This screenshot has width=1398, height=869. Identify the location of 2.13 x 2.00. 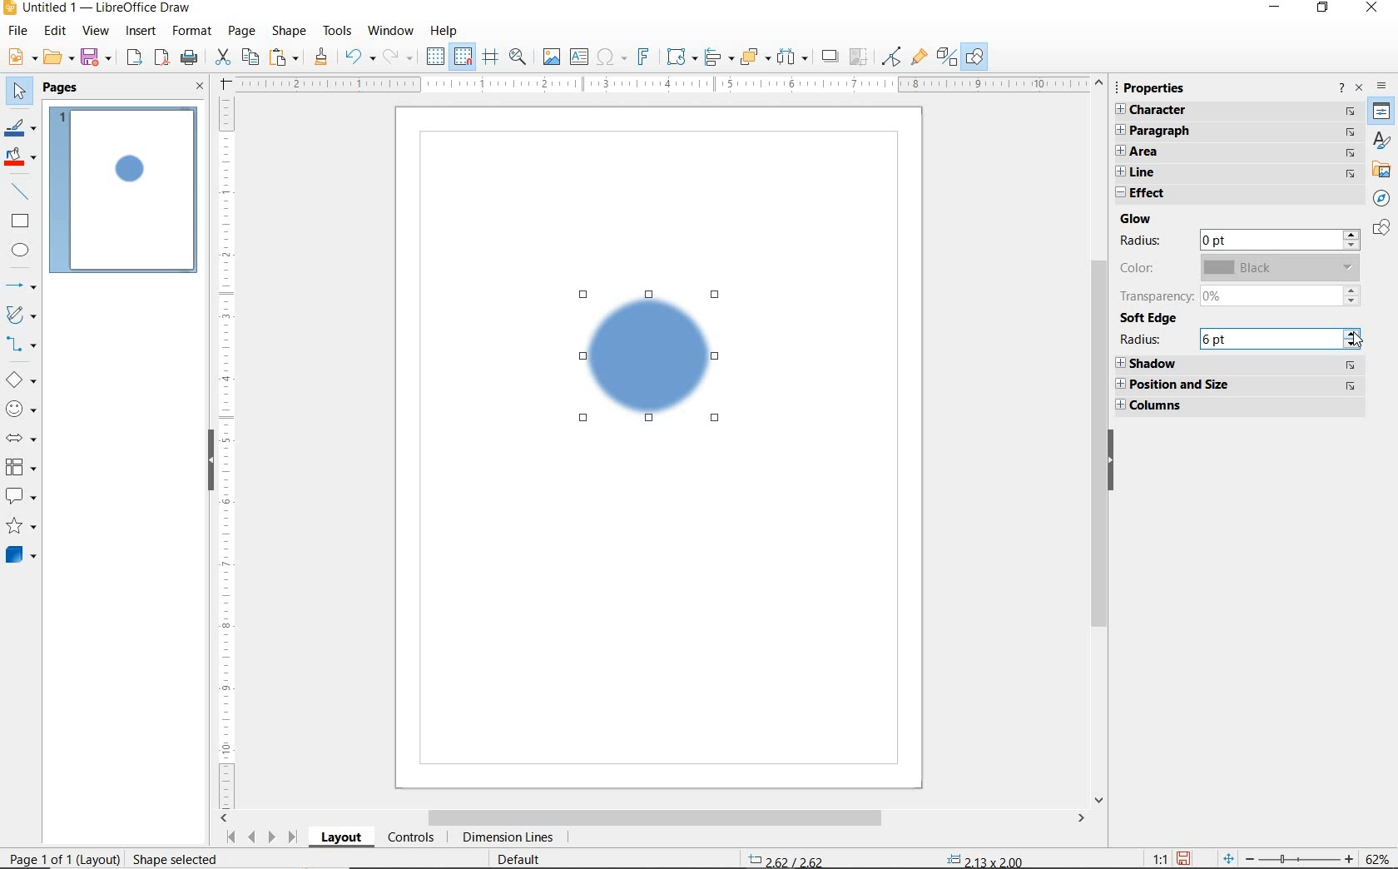
(984, 861).